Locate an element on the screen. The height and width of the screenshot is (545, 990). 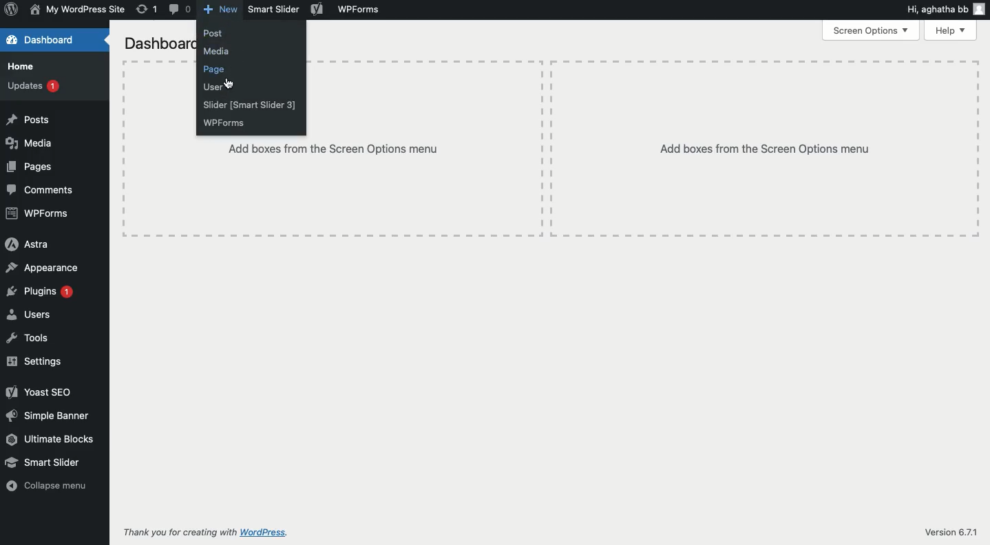
Posts is located at coordinates (26, 120).